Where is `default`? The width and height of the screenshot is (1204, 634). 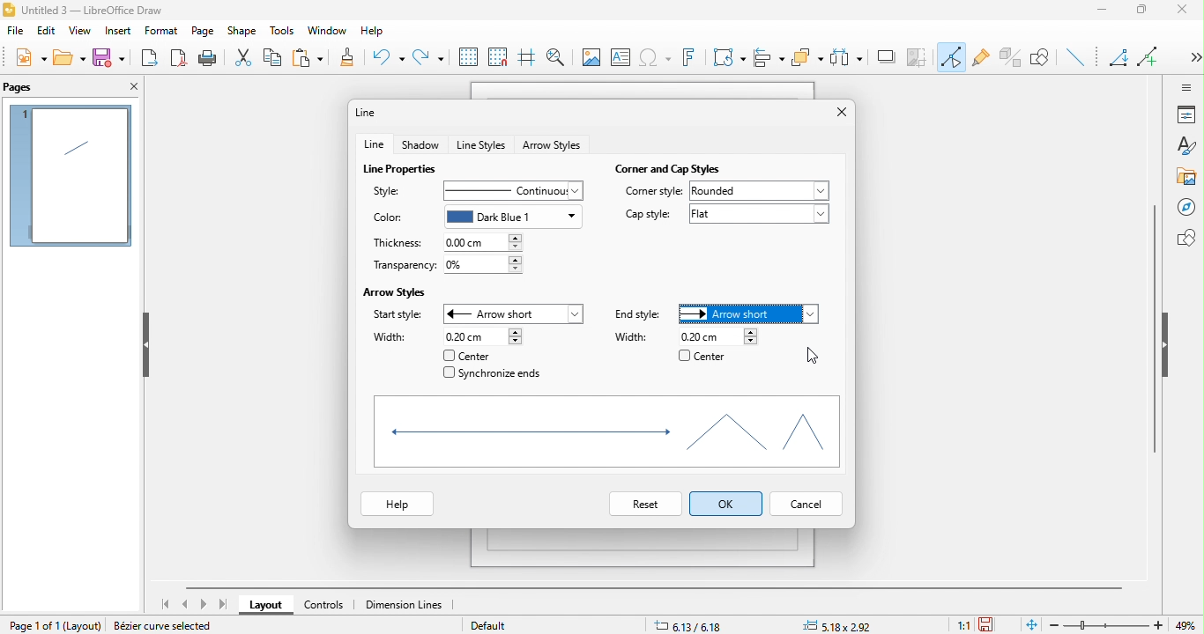
default is located at coordinates (509, 626).